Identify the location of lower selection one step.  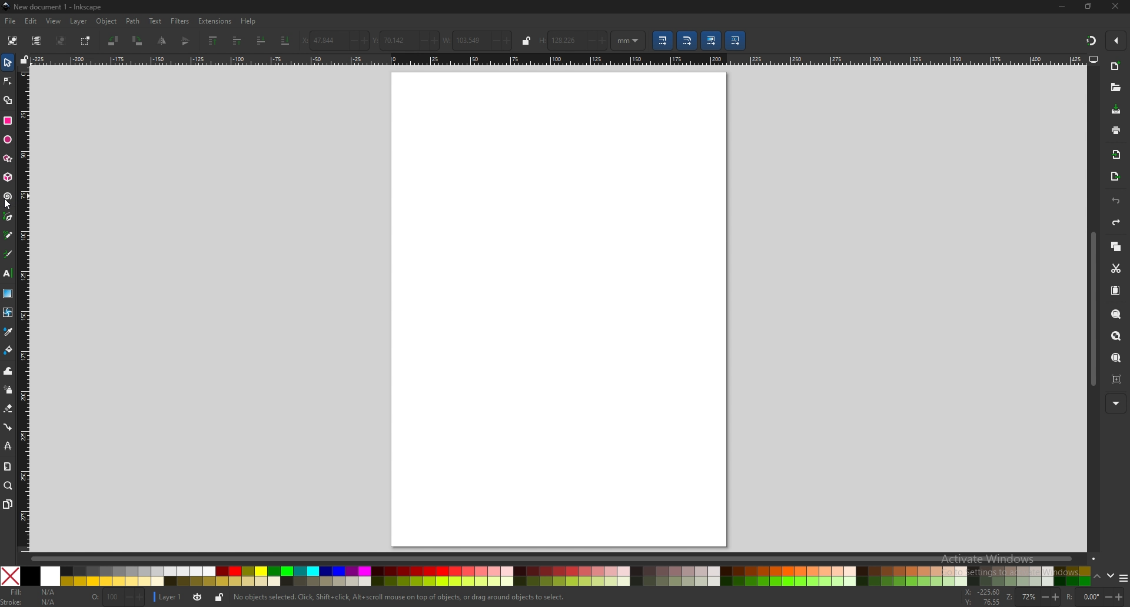
(261, 41).